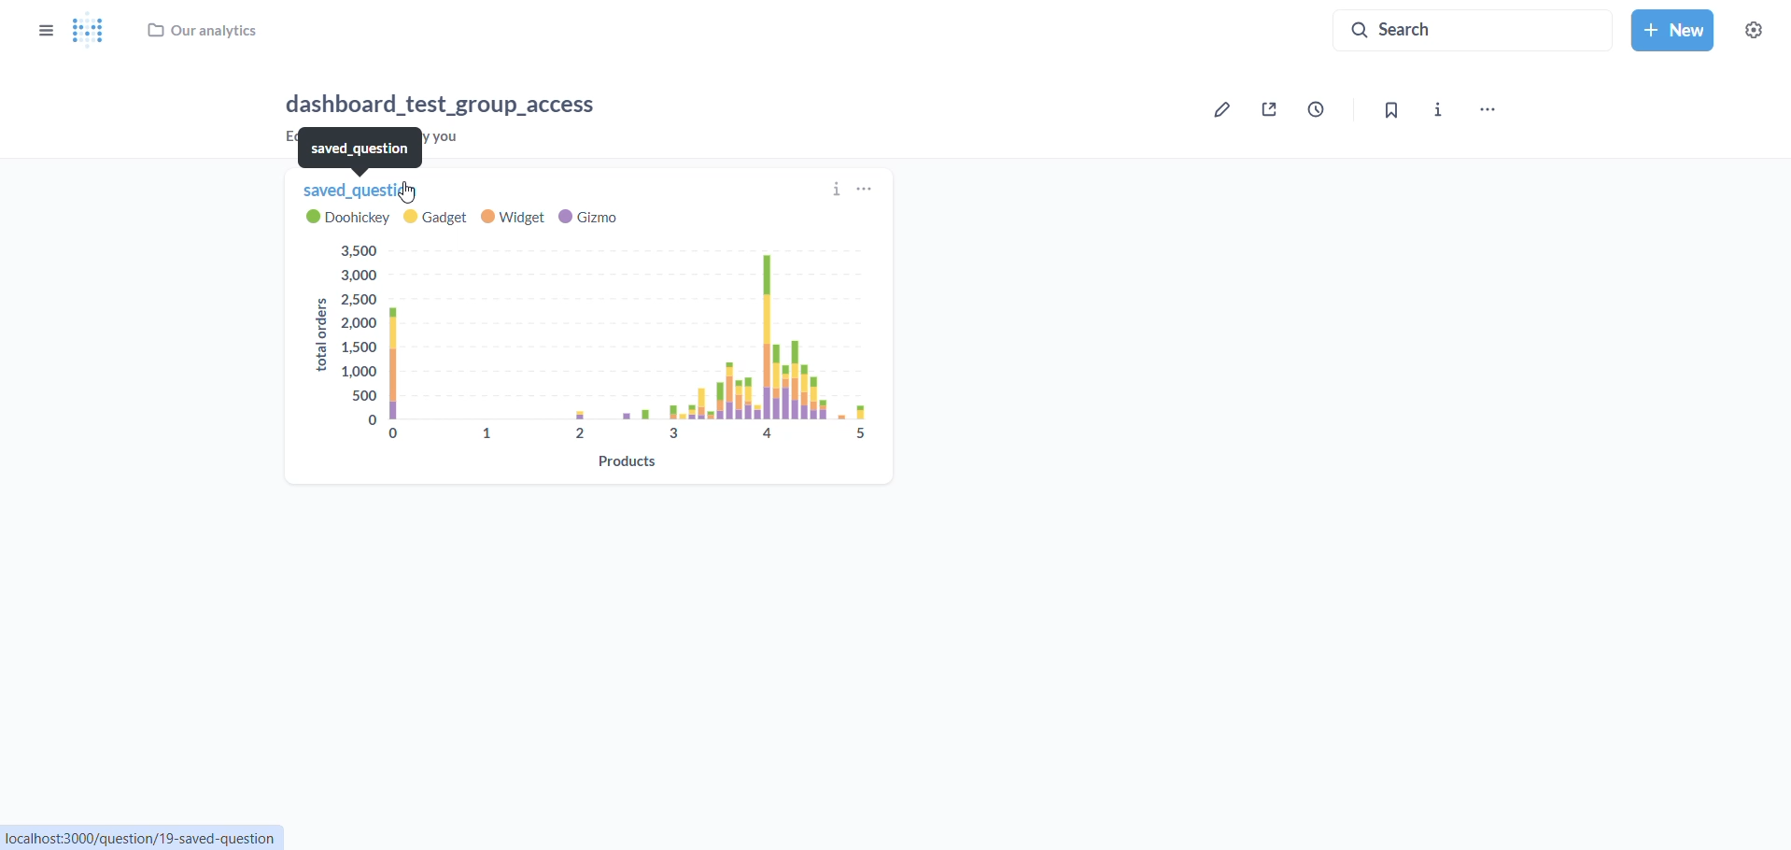 The image size is (1791, 850). Describe the element at coordinates (1469, 29) in the screenshot. I see `search` at that location.